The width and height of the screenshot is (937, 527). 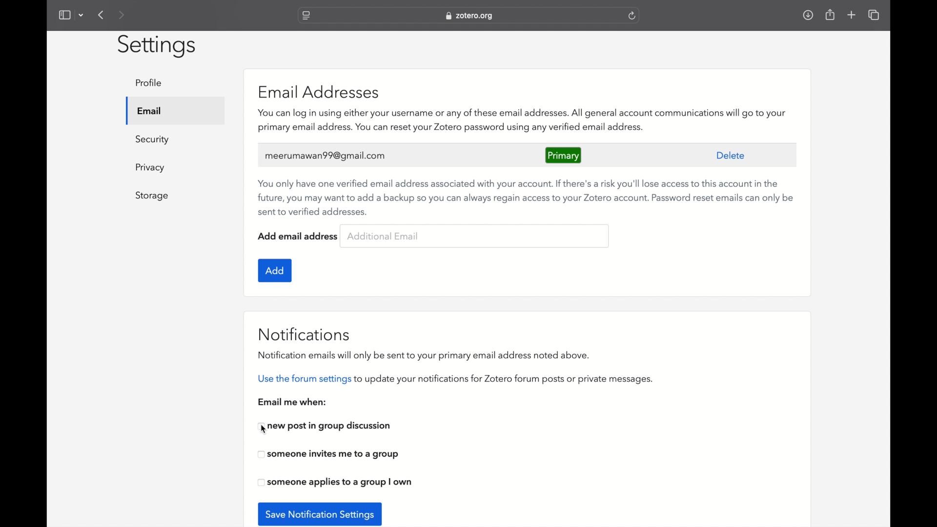 What do you see at coordinates (470, 17) in the screenshot?
I see `web address` at bounding box center [470, 17].